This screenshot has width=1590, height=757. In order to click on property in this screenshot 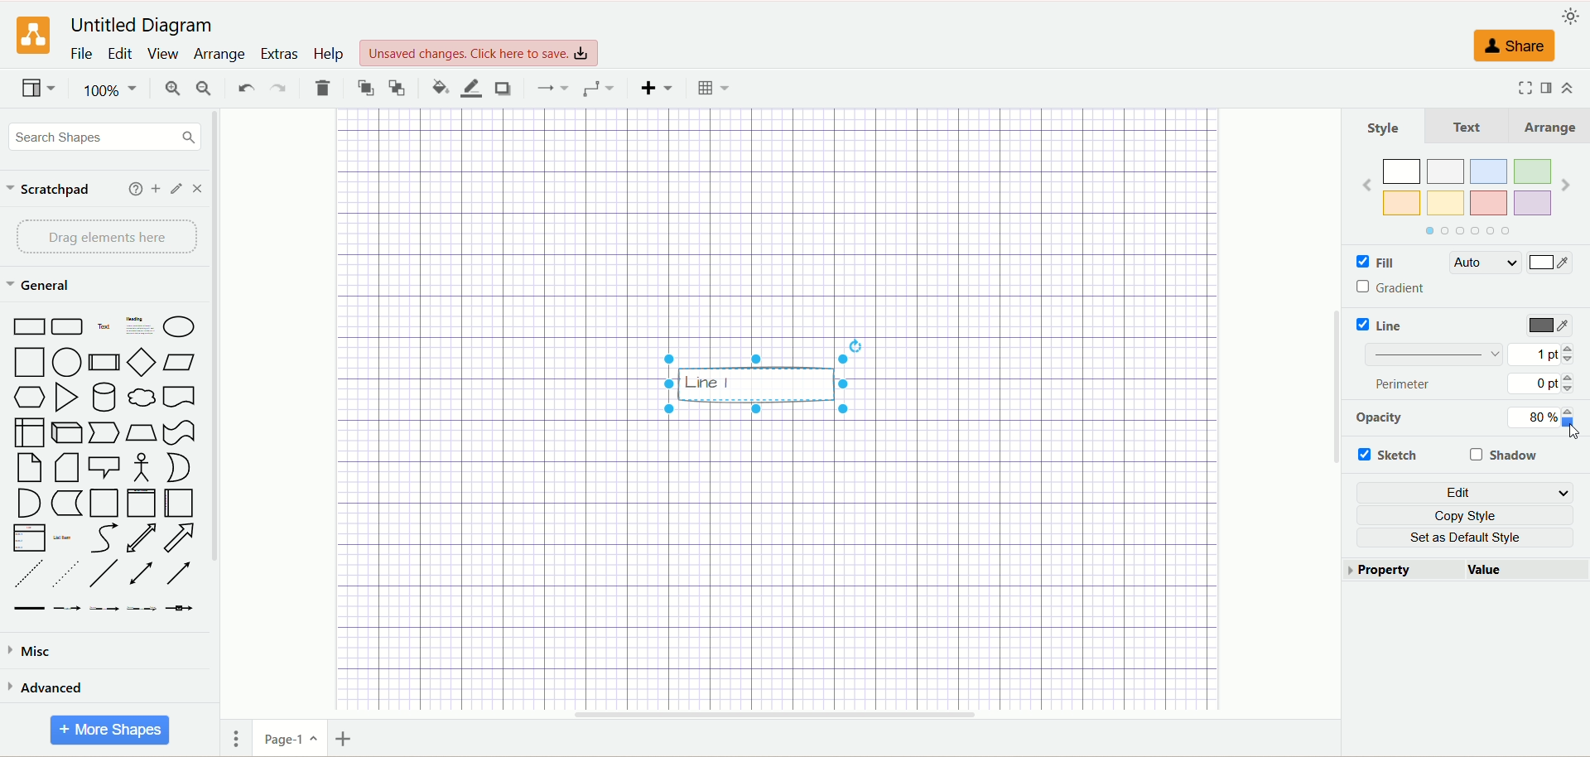, I will do `click(1398, 571)`.